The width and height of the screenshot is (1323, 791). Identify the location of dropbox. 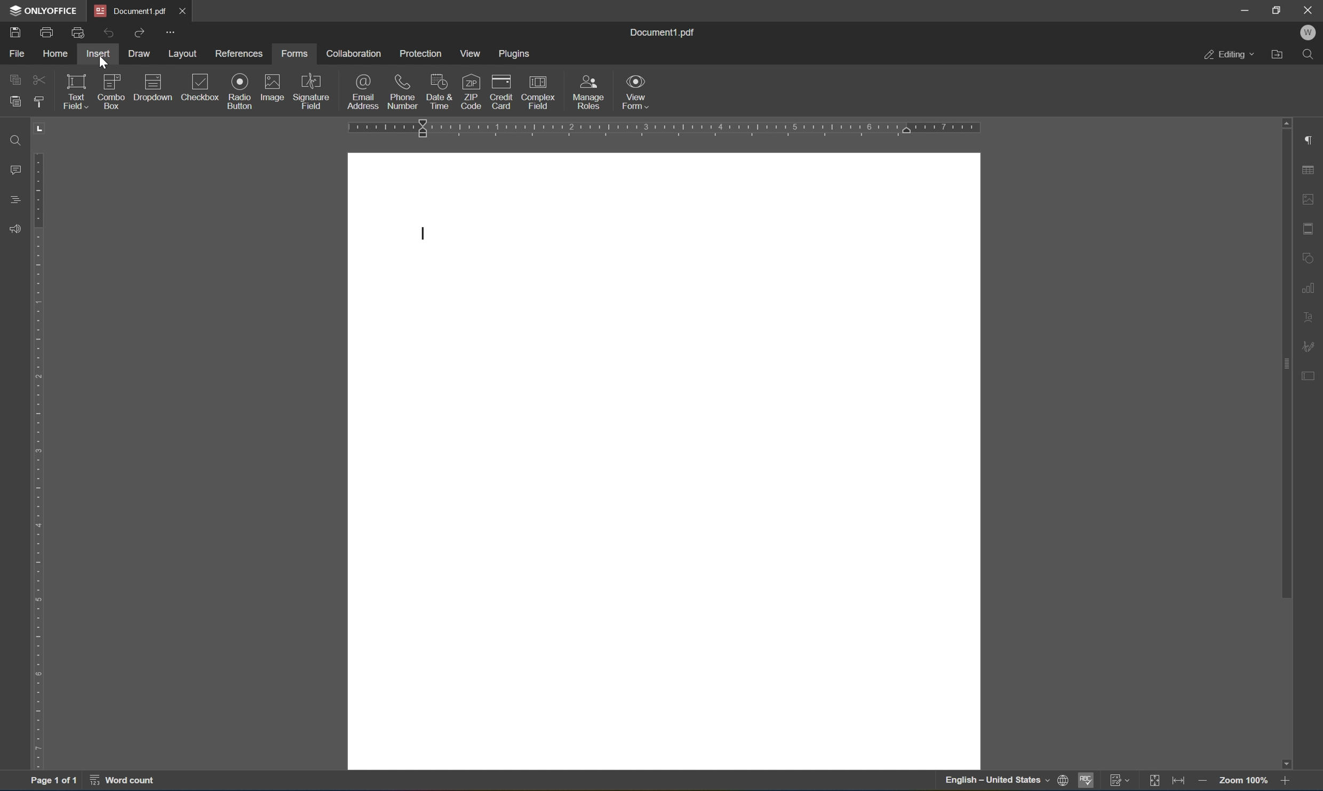
(150, 86).